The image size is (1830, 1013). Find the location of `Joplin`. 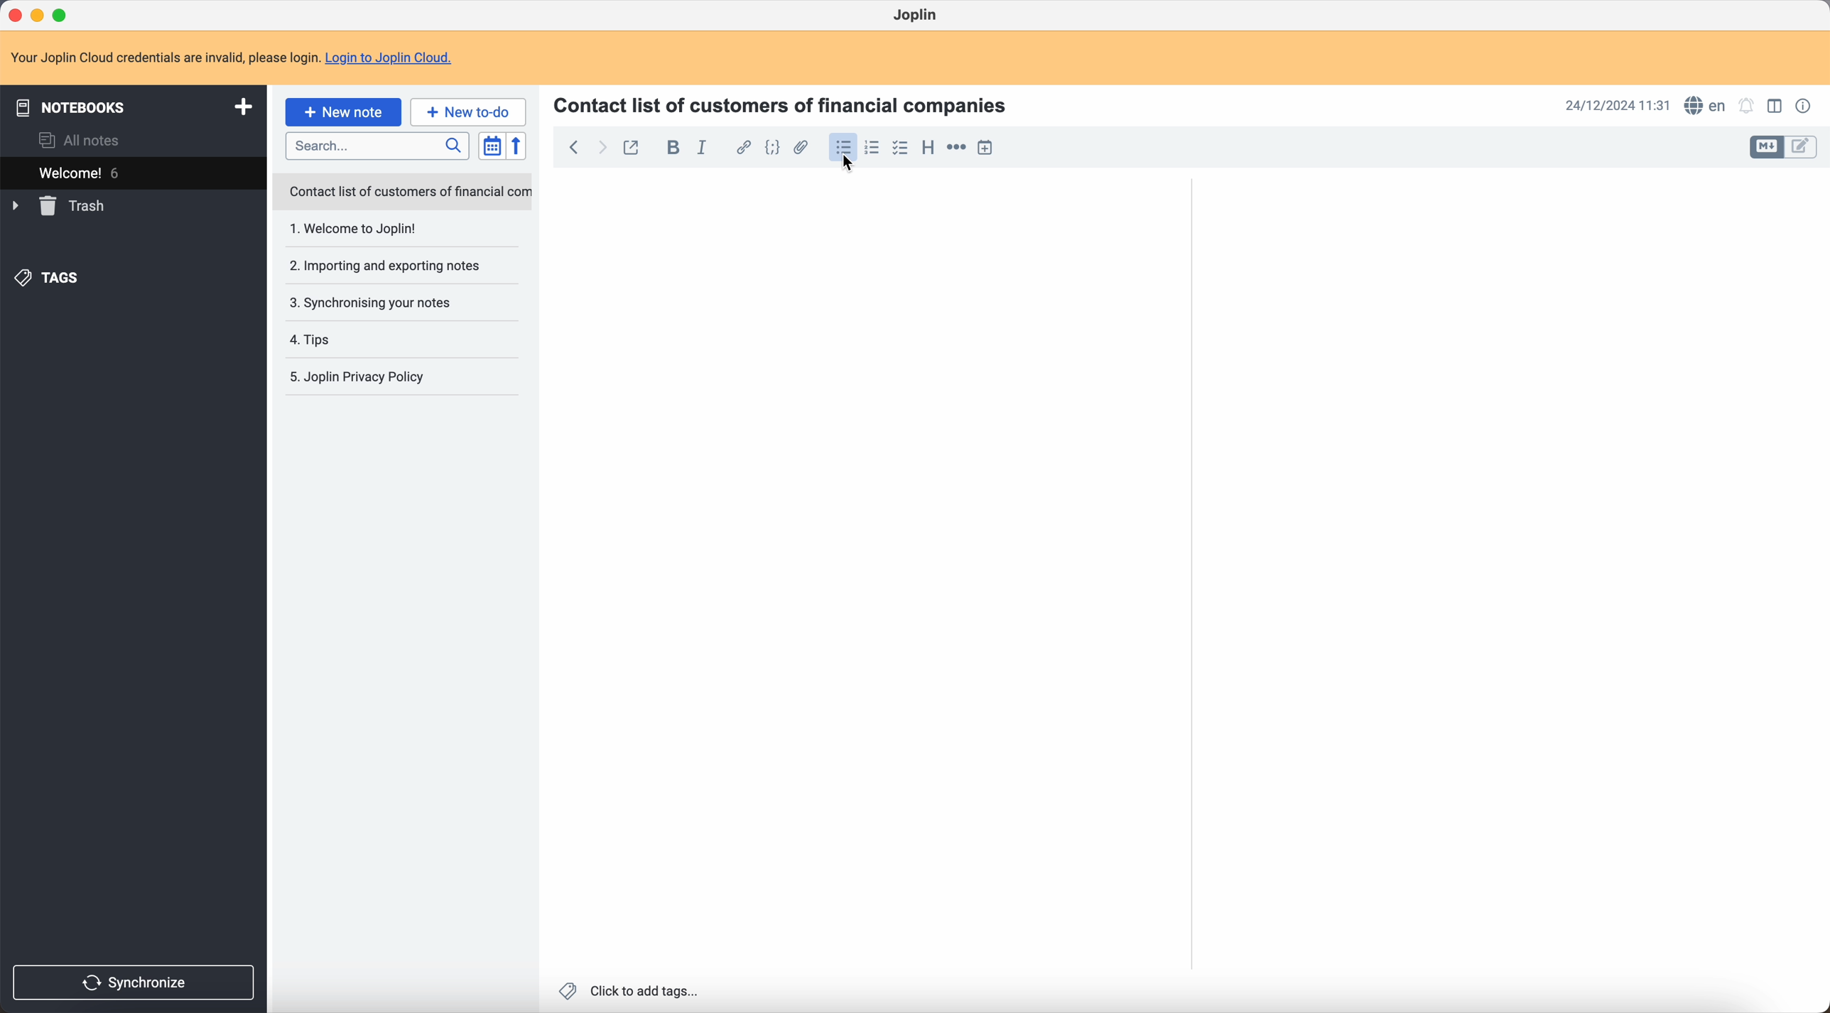

Joplin is located at coordinates (914, 14).